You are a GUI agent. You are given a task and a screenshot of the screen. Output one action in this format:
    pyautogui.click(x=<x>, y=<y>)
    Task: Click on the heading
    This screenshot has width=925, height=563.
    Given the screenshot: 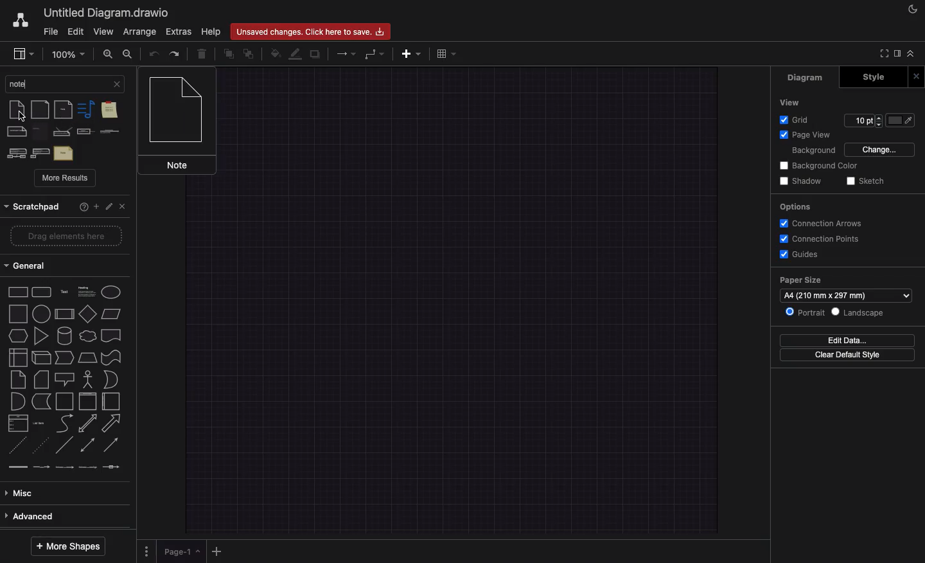 What is the action you would take?
    pyautogui.click(x=86, y=290)
    